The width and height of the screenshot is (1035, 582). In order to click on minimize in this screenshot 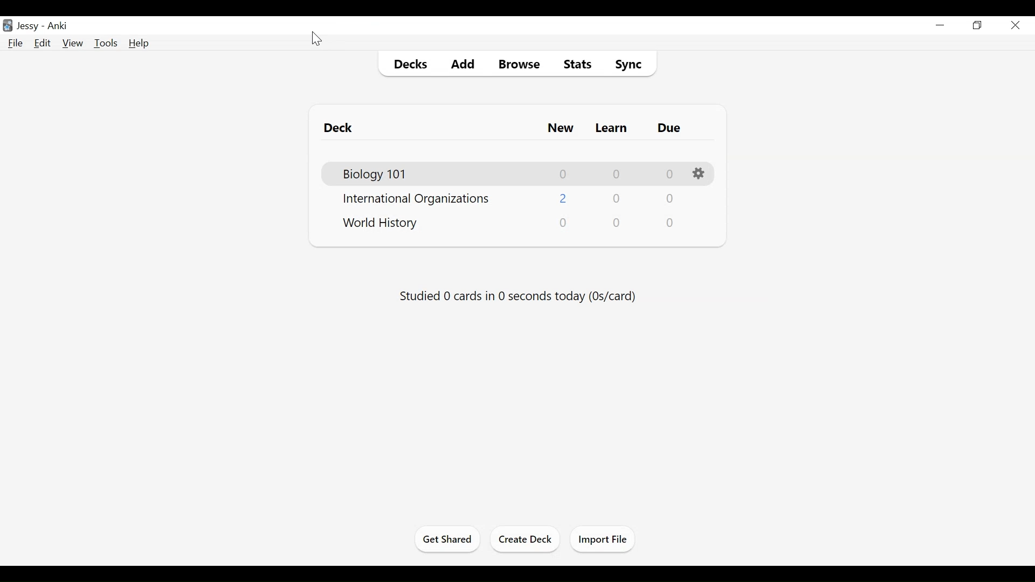, I will do `click(941, 25)`.